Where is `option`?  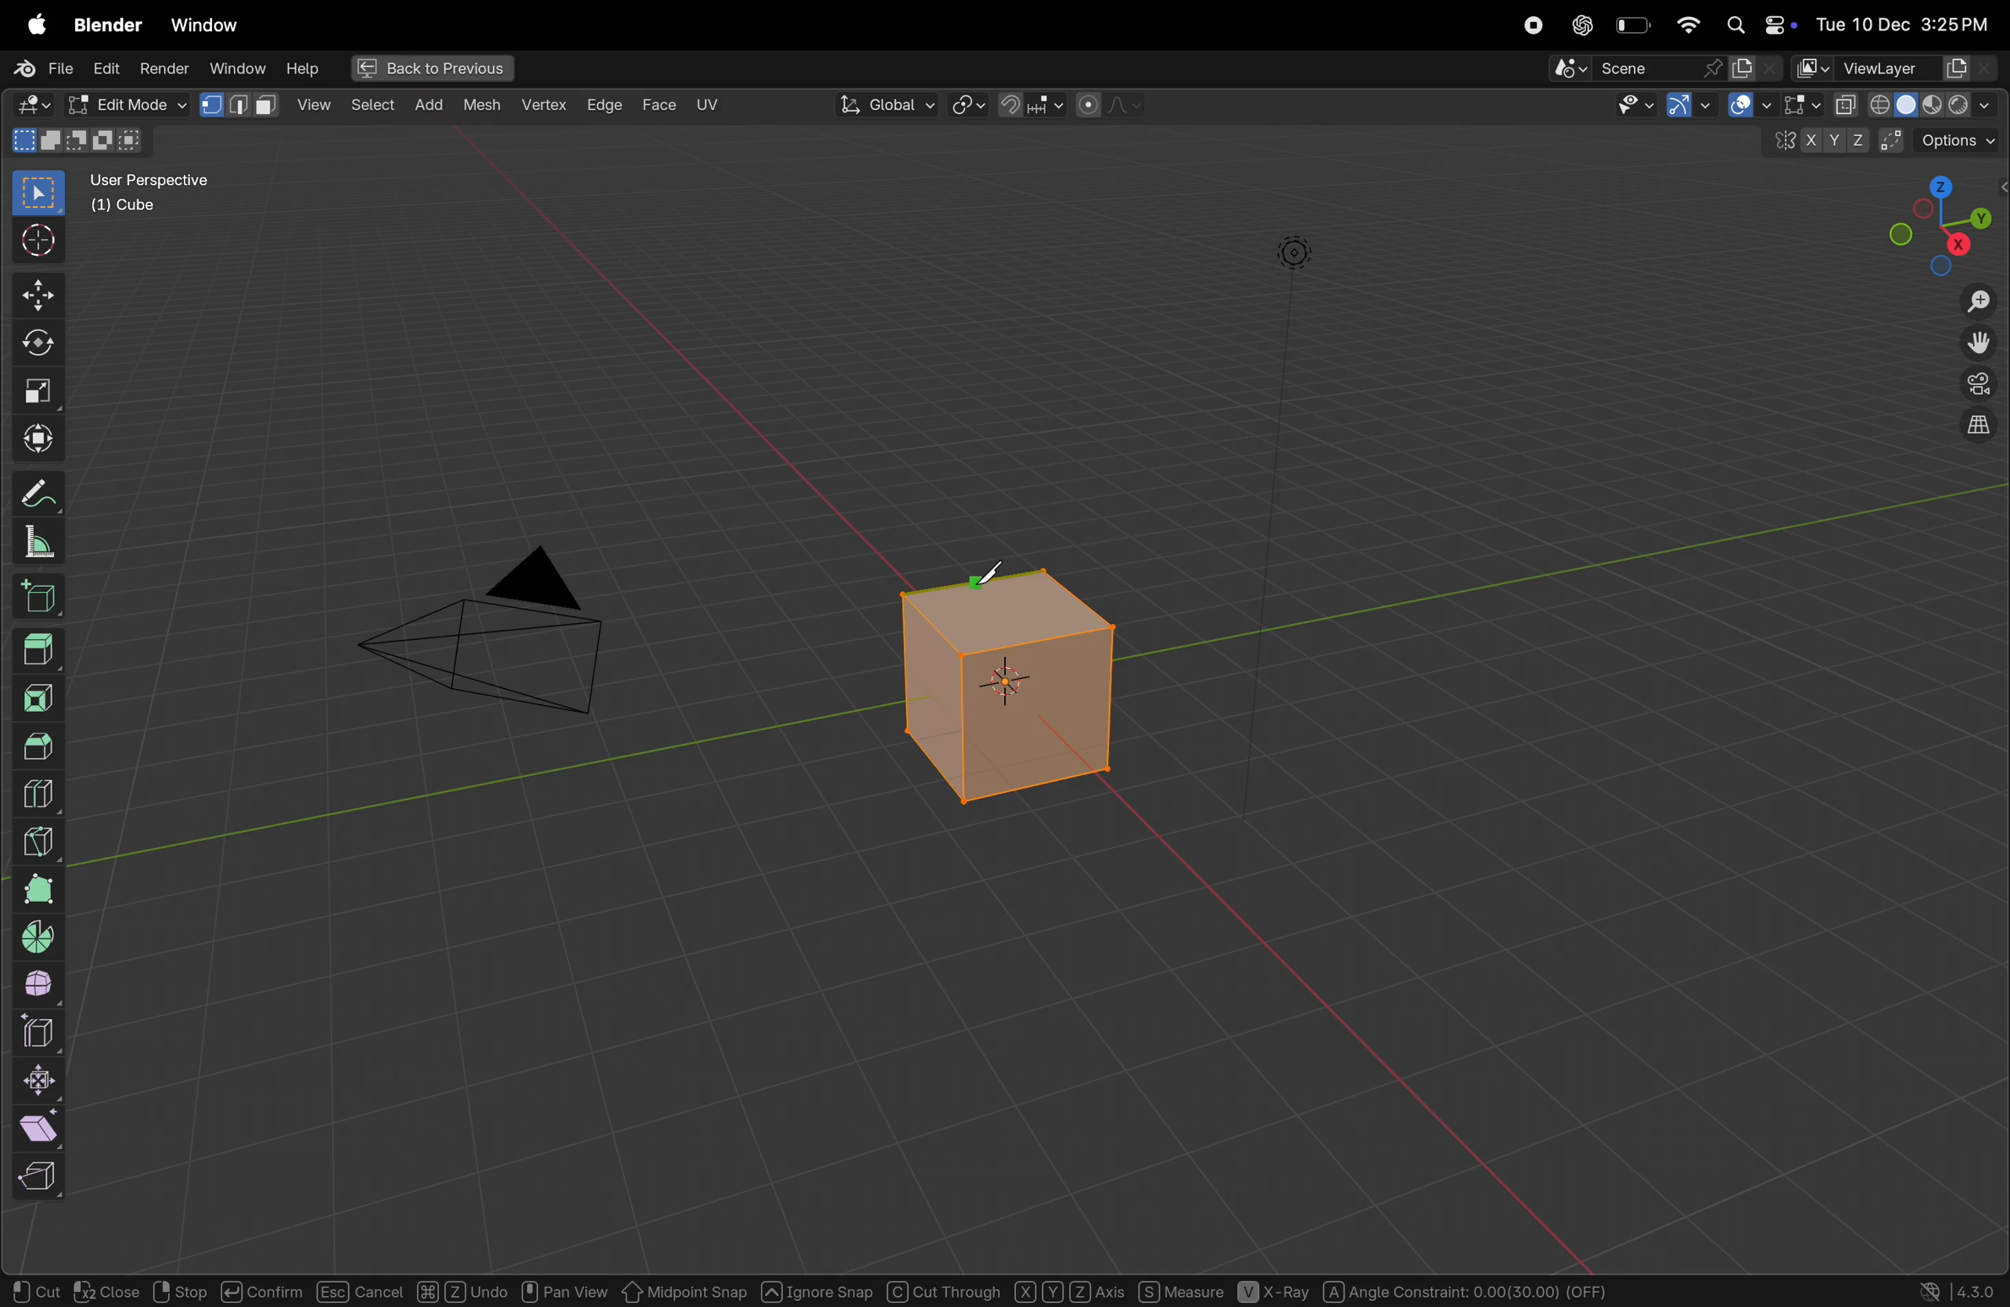
option is located at coordinates (1945, 139).